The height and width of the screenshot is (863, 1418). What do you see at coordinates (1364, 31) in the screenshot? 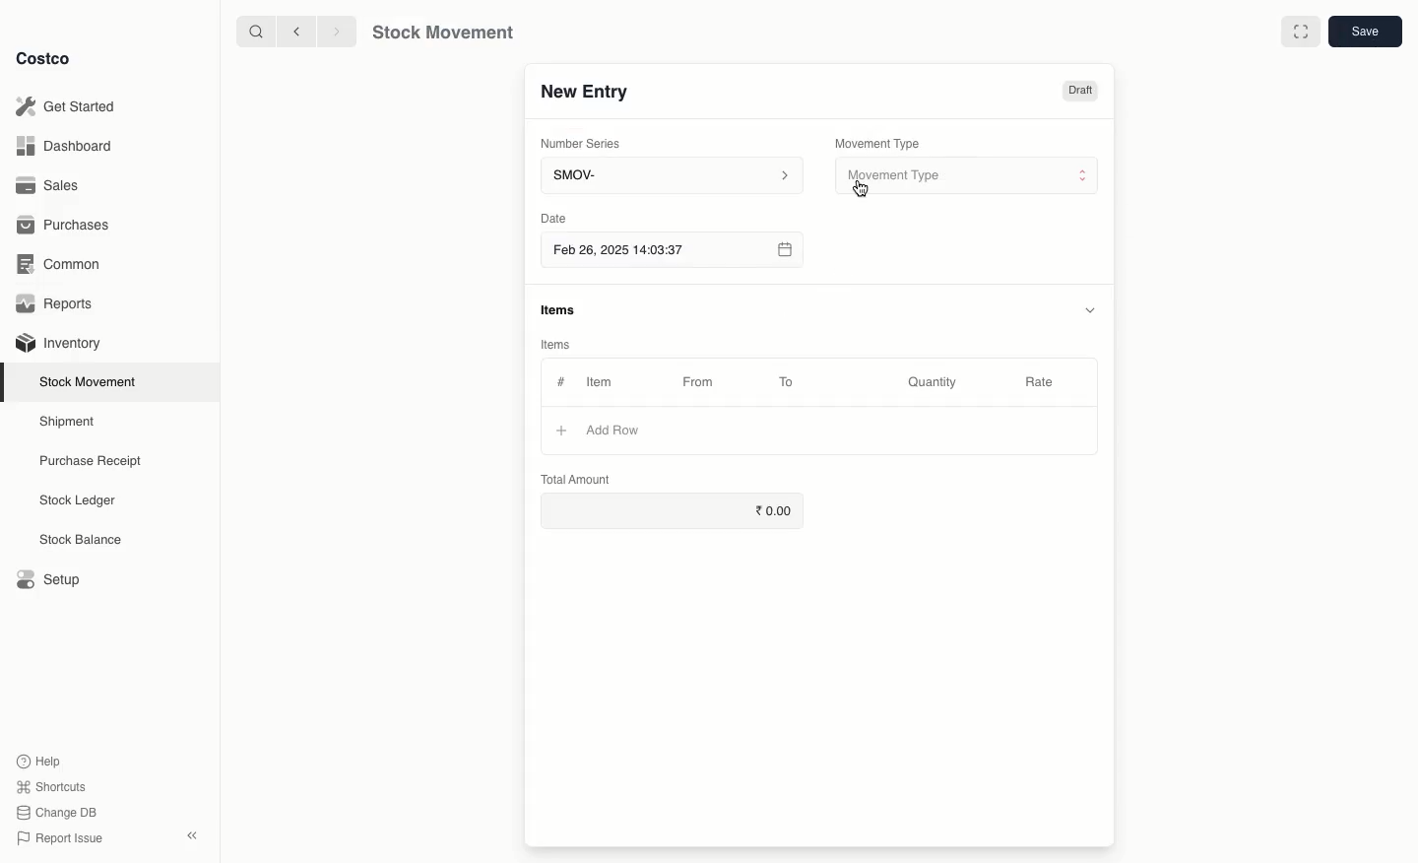
I see `save` at bounding box center [1364, 31].